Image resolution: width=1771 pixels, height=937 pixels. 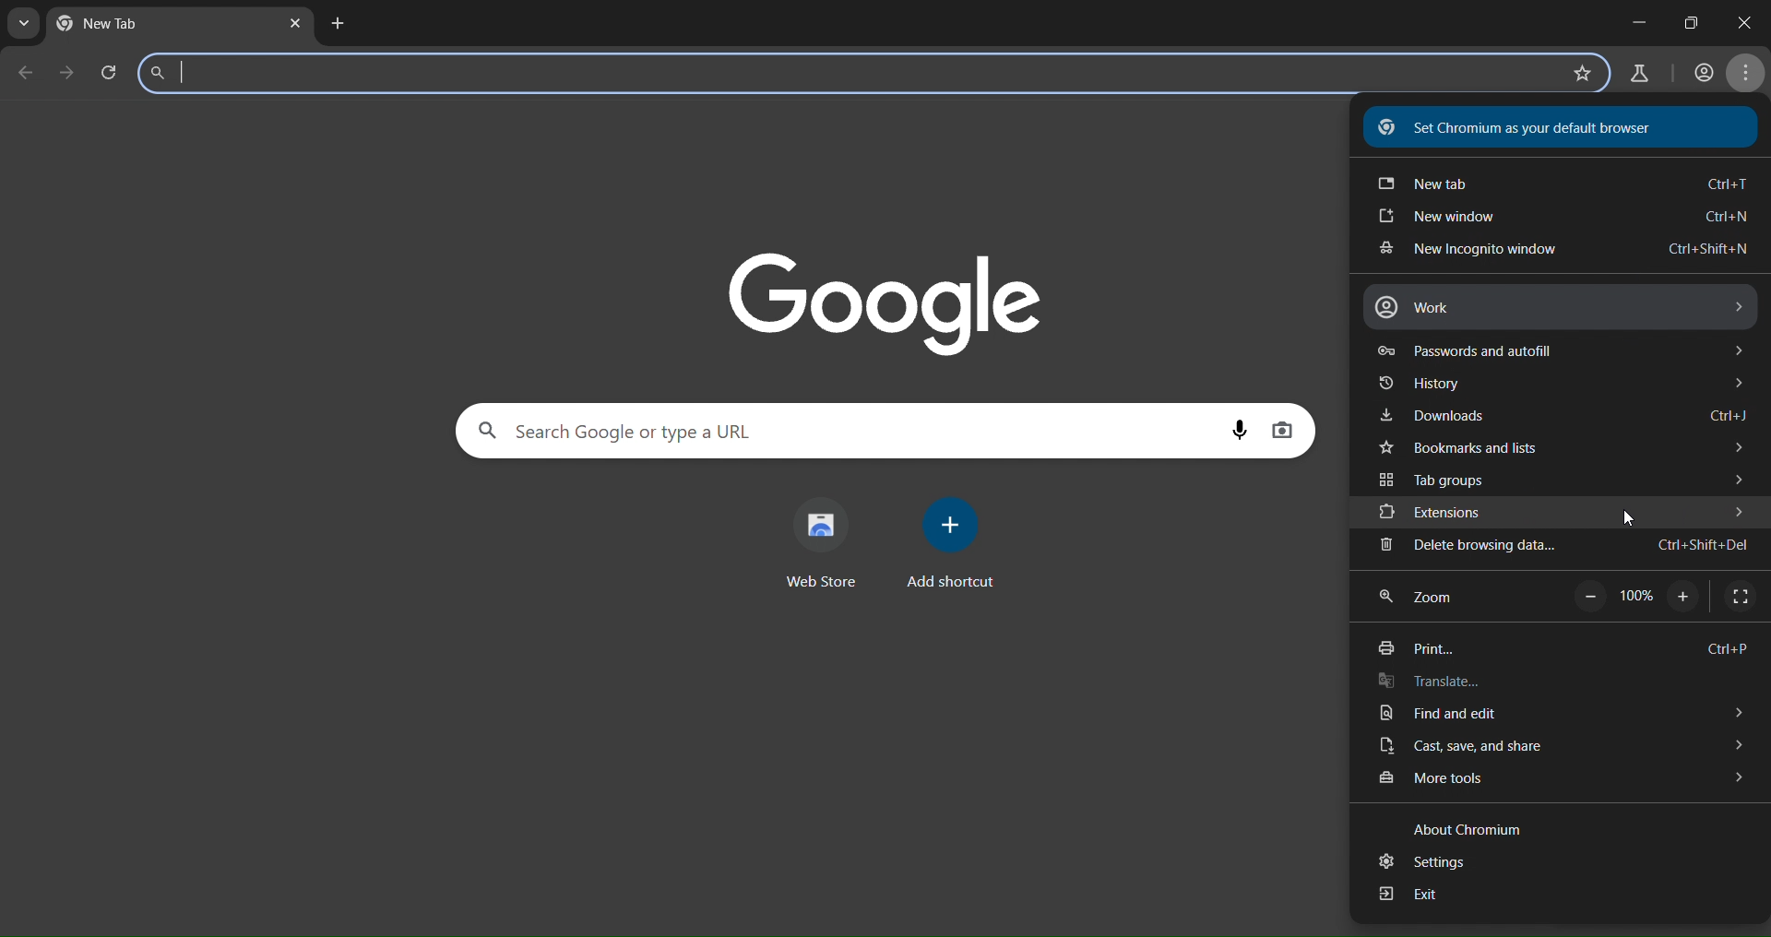 What do you see at coordinates (1468, 828) in the screenshot?
I see `about chromium` at bounding box center [1468, 828].